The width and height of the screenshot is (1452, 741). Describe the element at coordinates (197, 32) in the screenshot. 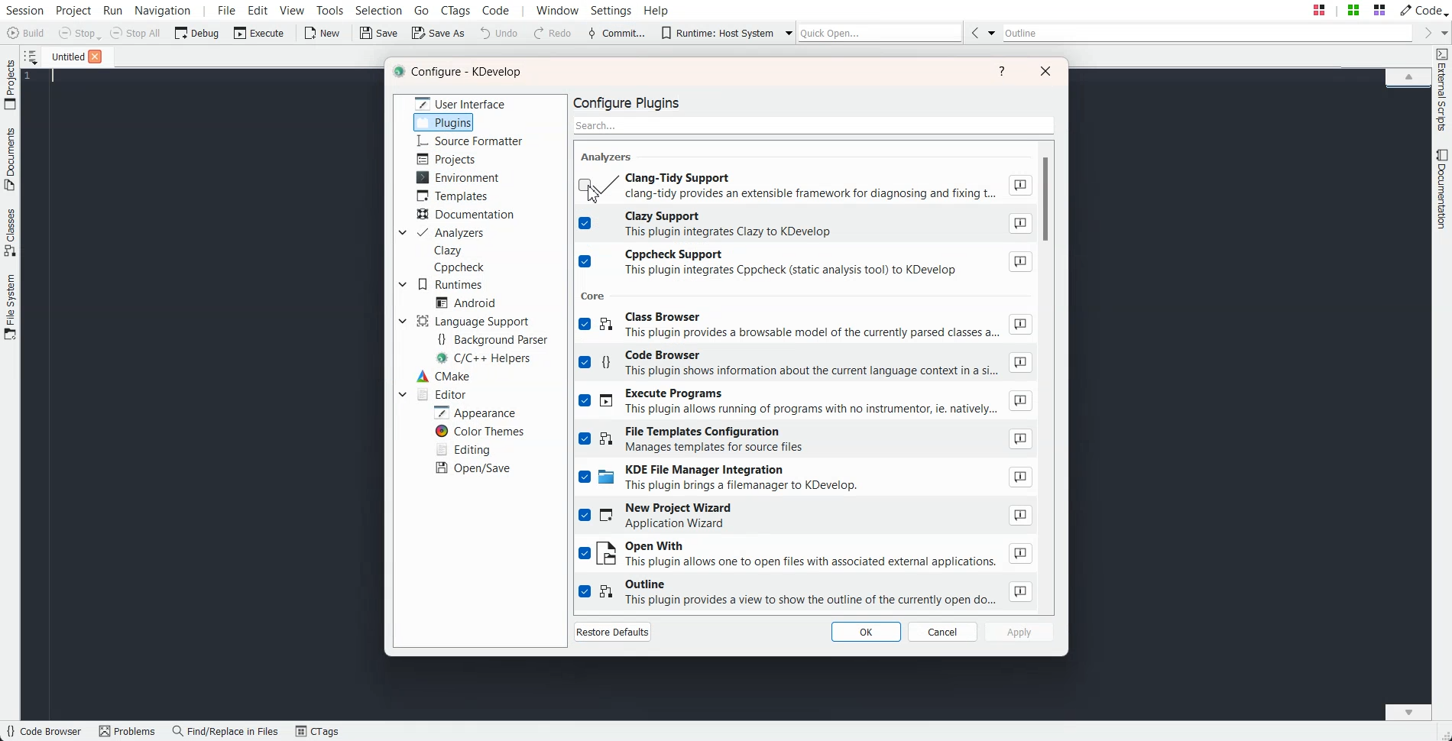

I see `Debug` at that location.